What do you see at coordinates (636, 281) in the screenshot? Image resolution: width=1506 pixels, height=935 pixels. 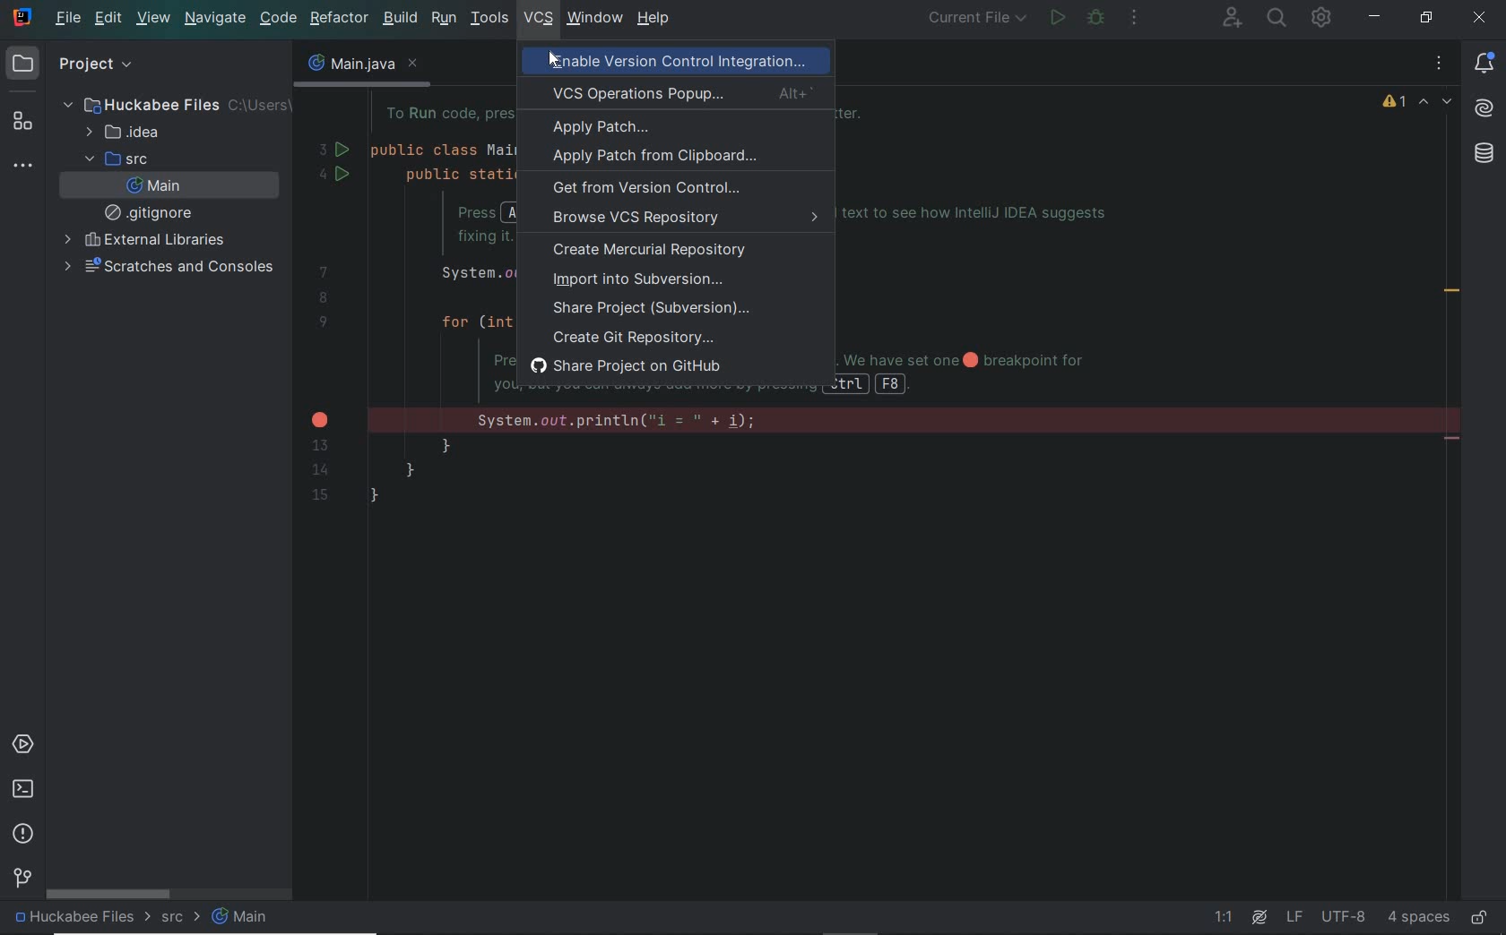 I see `import into subversion` at bounding box center [636, 281].